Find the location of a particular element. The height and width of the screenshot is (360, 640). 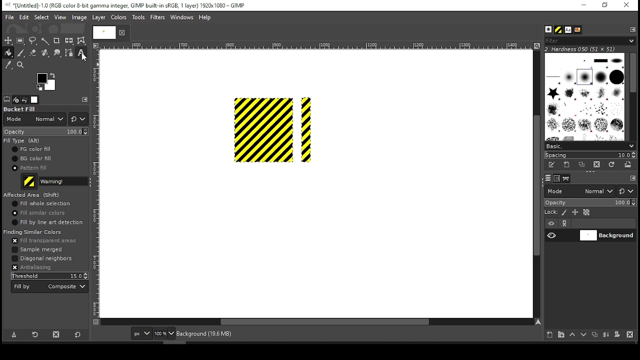

configure this tab is located at coordinates (86, 99).